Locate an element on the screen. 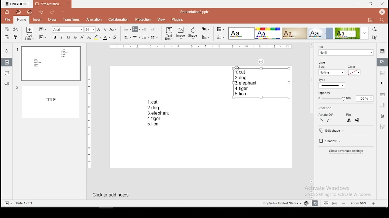 The height and width of the screenshot is (218, 389). home is located at coordinates (22, 19).